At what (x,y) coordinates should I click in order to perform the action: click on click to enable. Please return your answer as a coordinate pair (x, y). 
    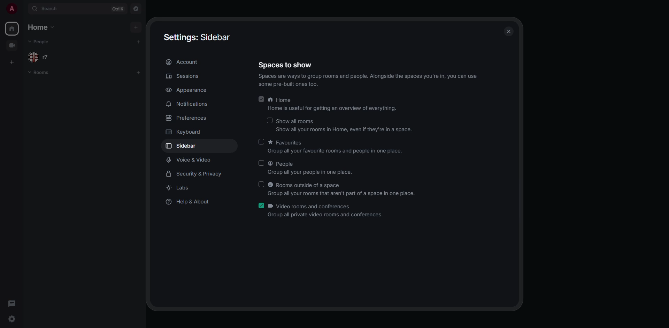
    Looking at the image, I should click on (269, 120).